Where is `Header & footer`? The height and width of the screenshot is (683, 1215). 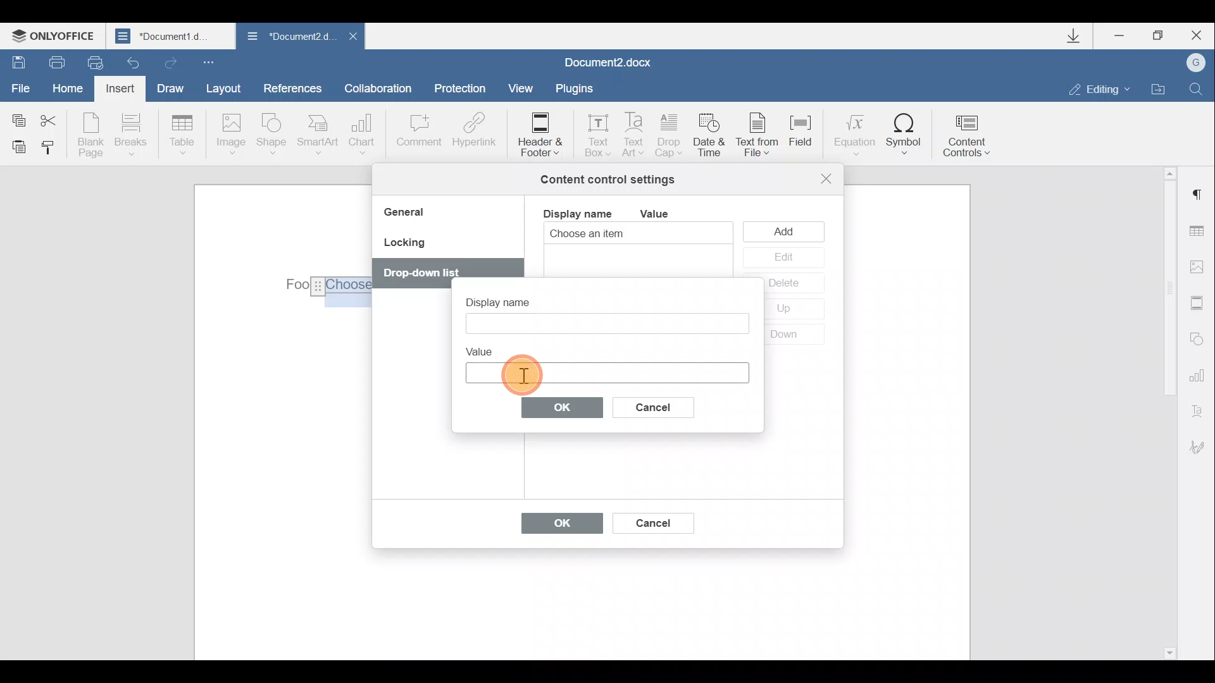
Header & footer is located at coordinates (539, 133).